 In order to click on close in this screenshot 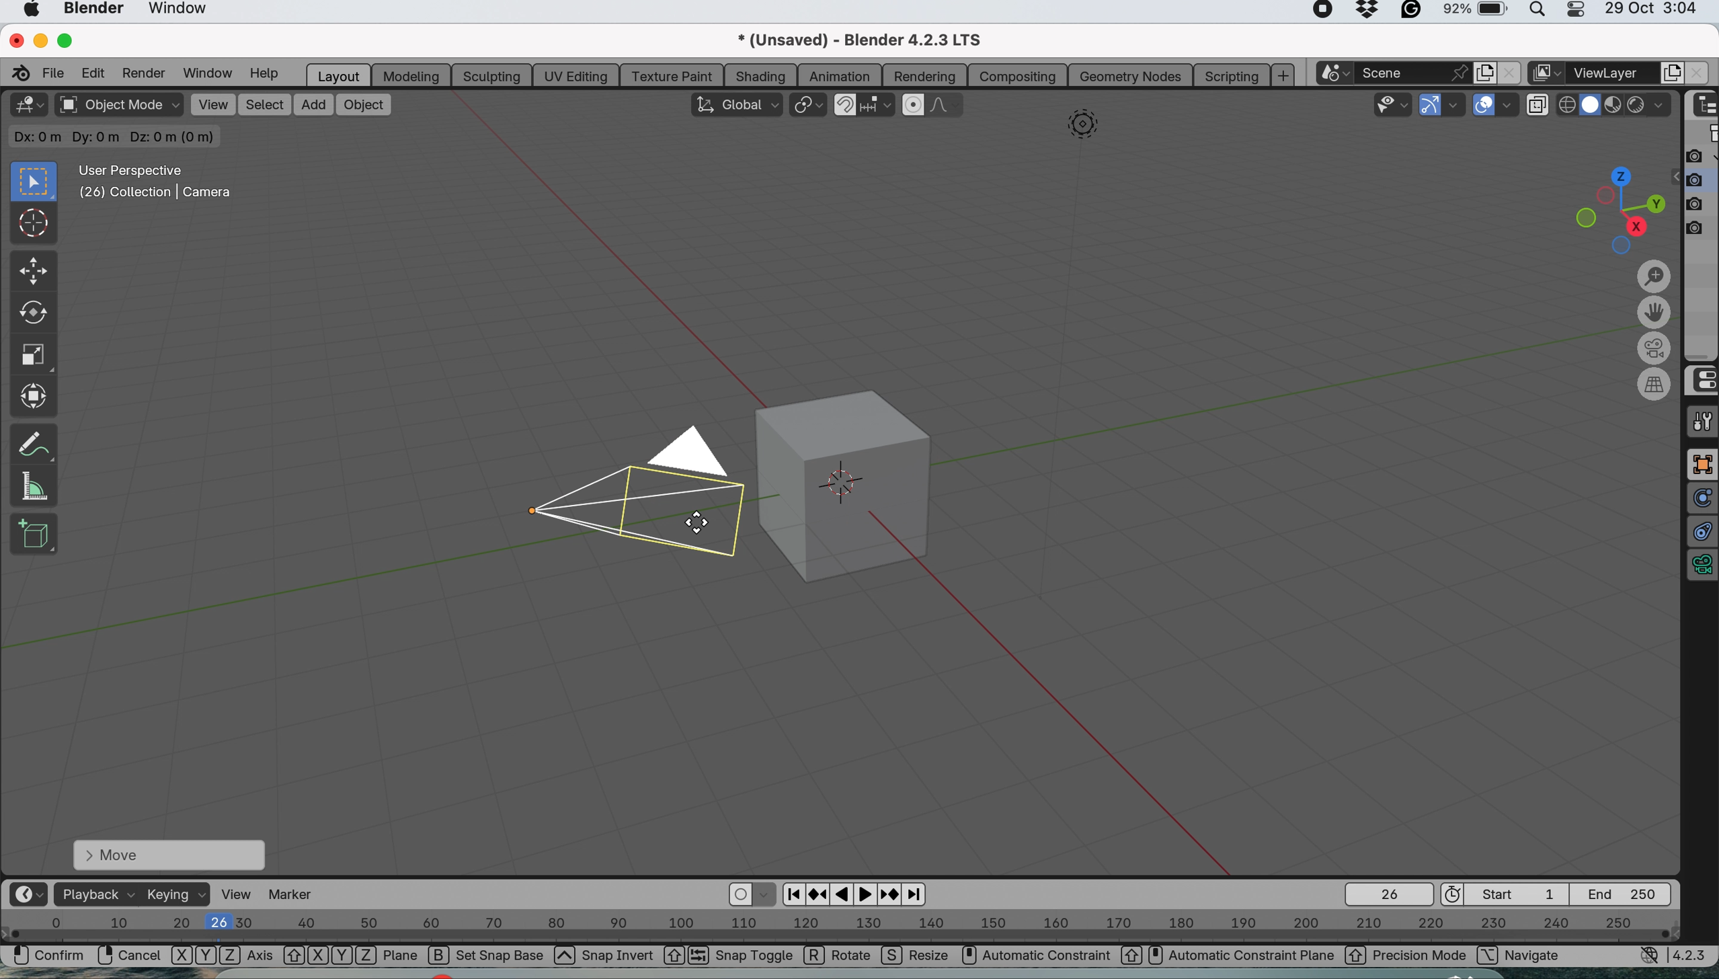, I will do `click(1508, 73)`.